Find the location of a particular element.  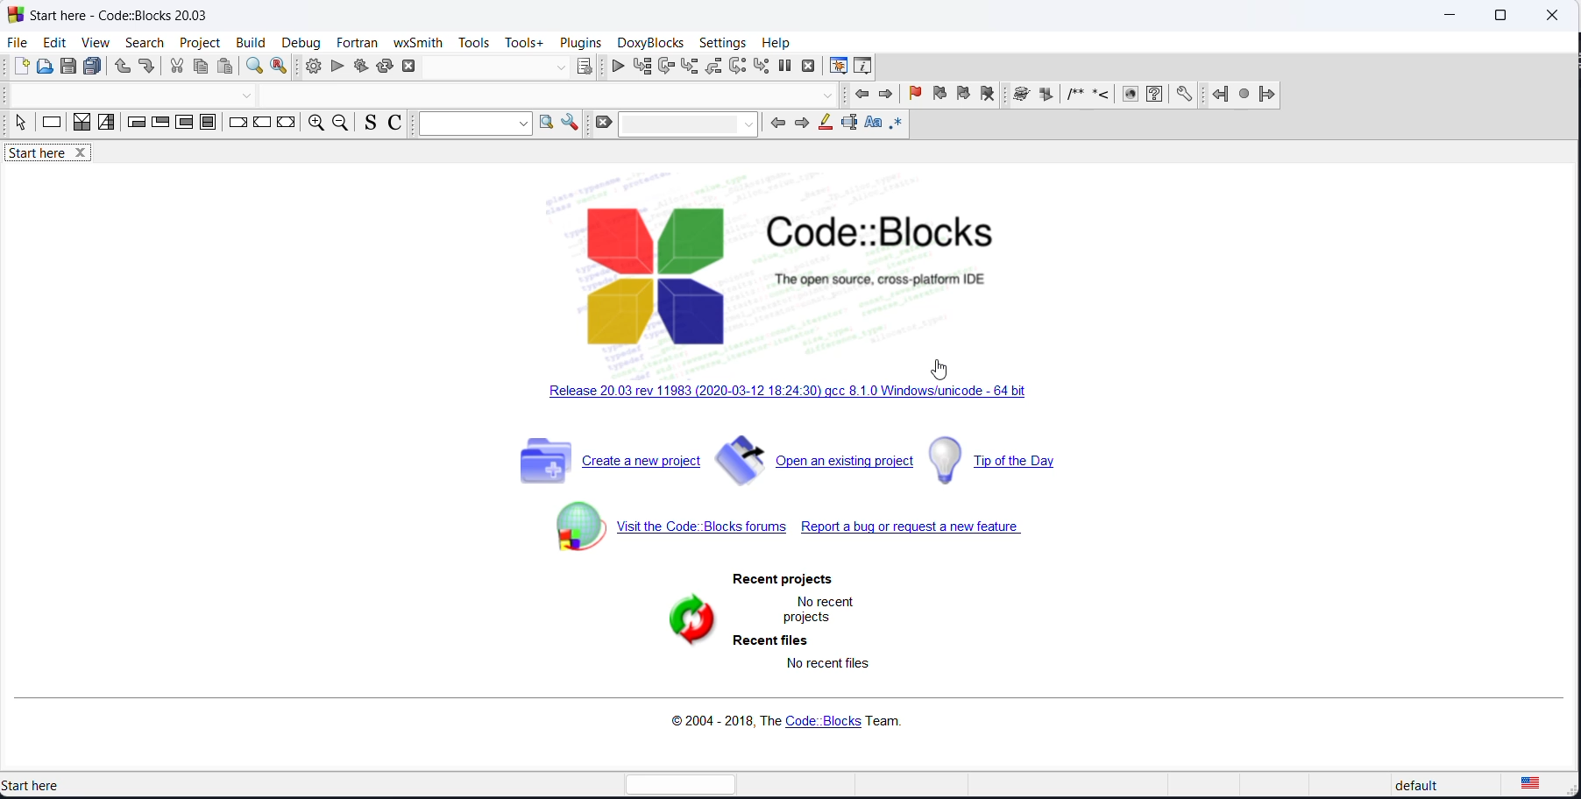

highlight is located at coordinates (824, 124).